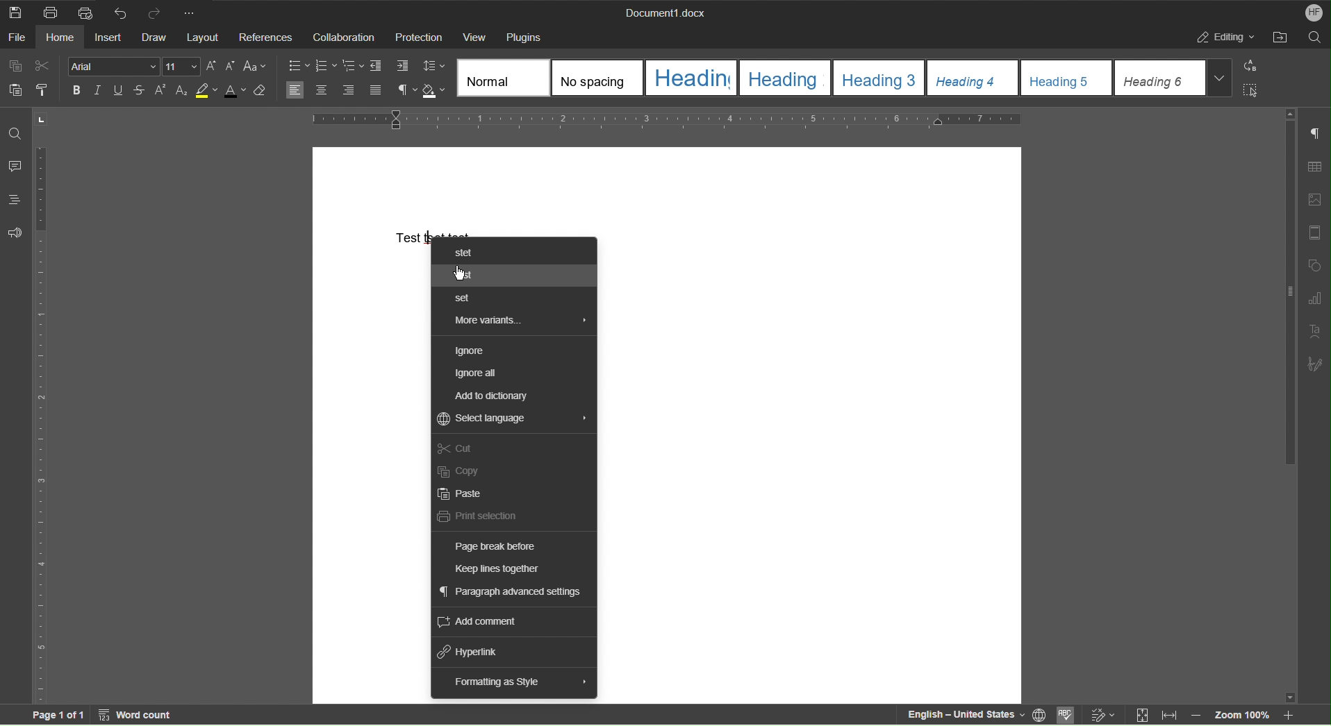 The width and height of the screenshot is (1331, 726). Describe the element at coordinates (465, 447) in the screenshot. I see `Cut` at that location.